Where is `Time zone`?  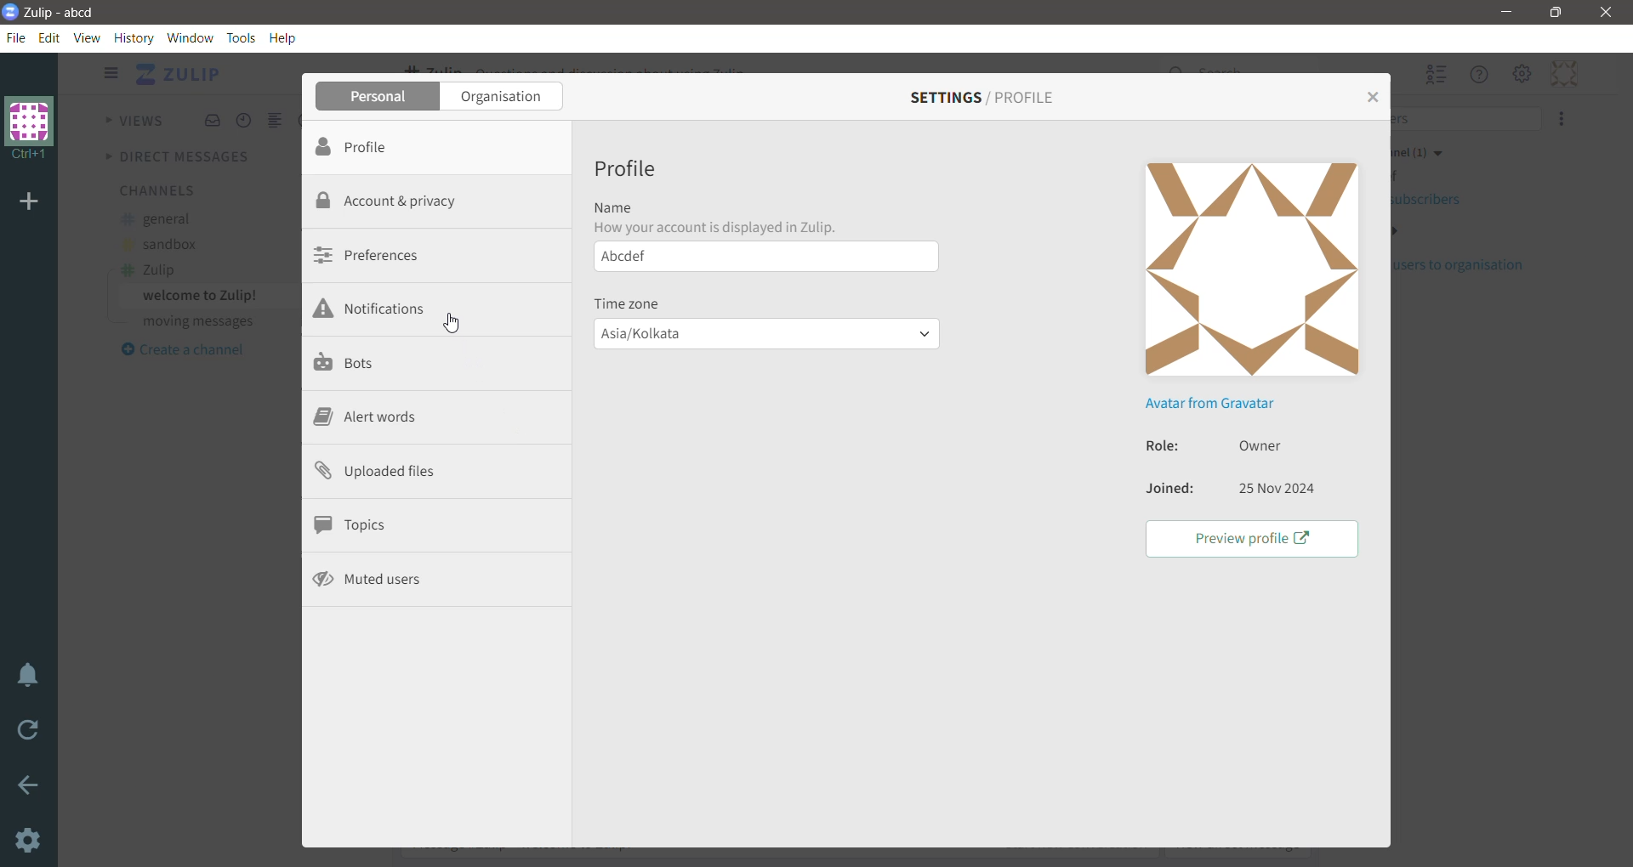 Time zone is located at coordinates (631, 303).